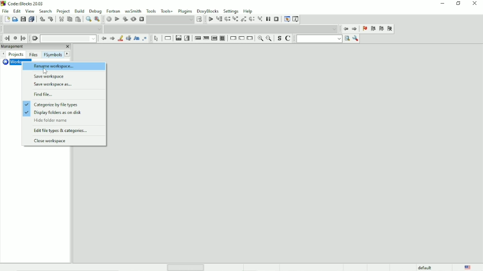 The image size is (483, 271). I want to click on Rename workspace, so click(64, 66).